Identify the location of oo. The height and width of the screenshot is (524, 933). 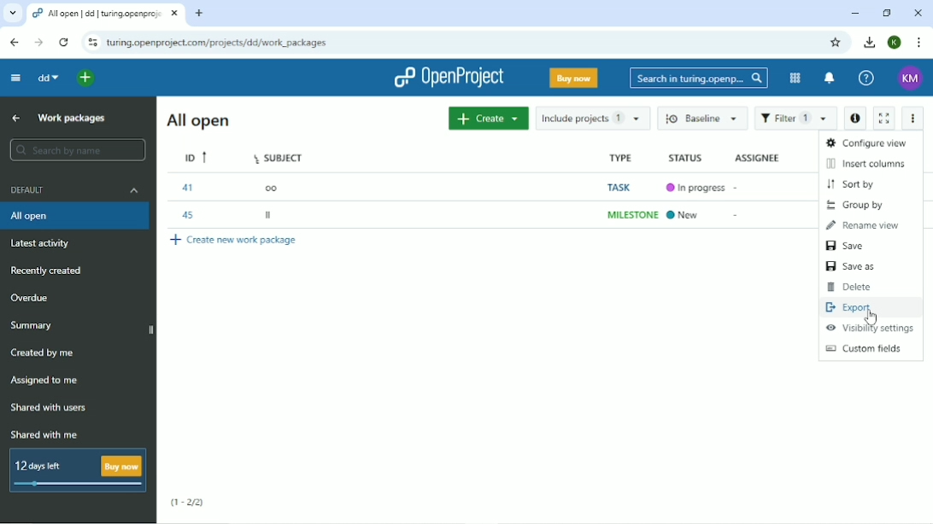
(270, 187).